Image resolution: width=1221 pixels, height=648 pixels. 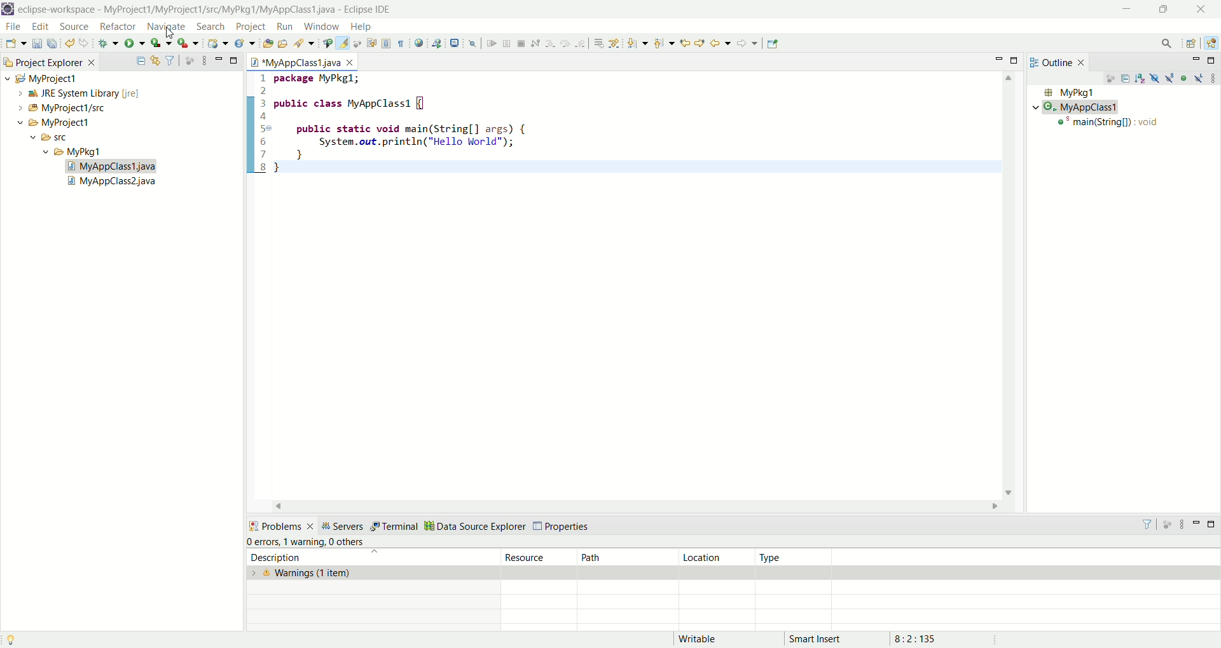 I want to click on open web browser, so click(x=418, y=43).